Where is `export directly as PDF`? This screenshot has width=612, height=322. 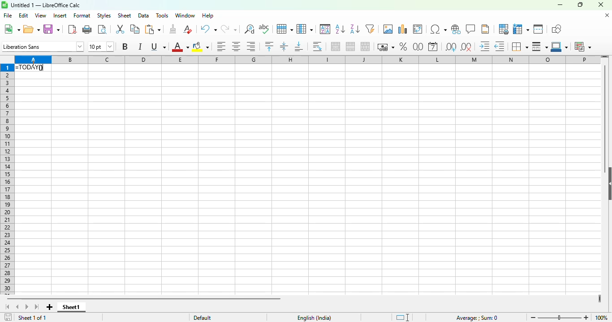 export directly as PDF is located at coordinates (72, 29).